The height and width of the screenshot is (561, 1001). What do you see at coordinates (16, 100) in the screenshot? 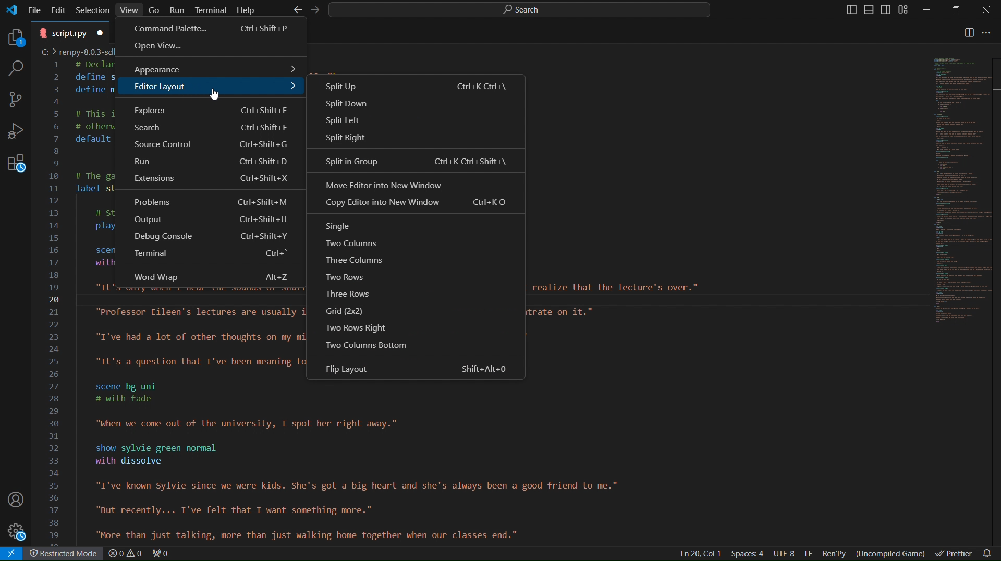
I see `Source Control` at bounding box center [16, 100].